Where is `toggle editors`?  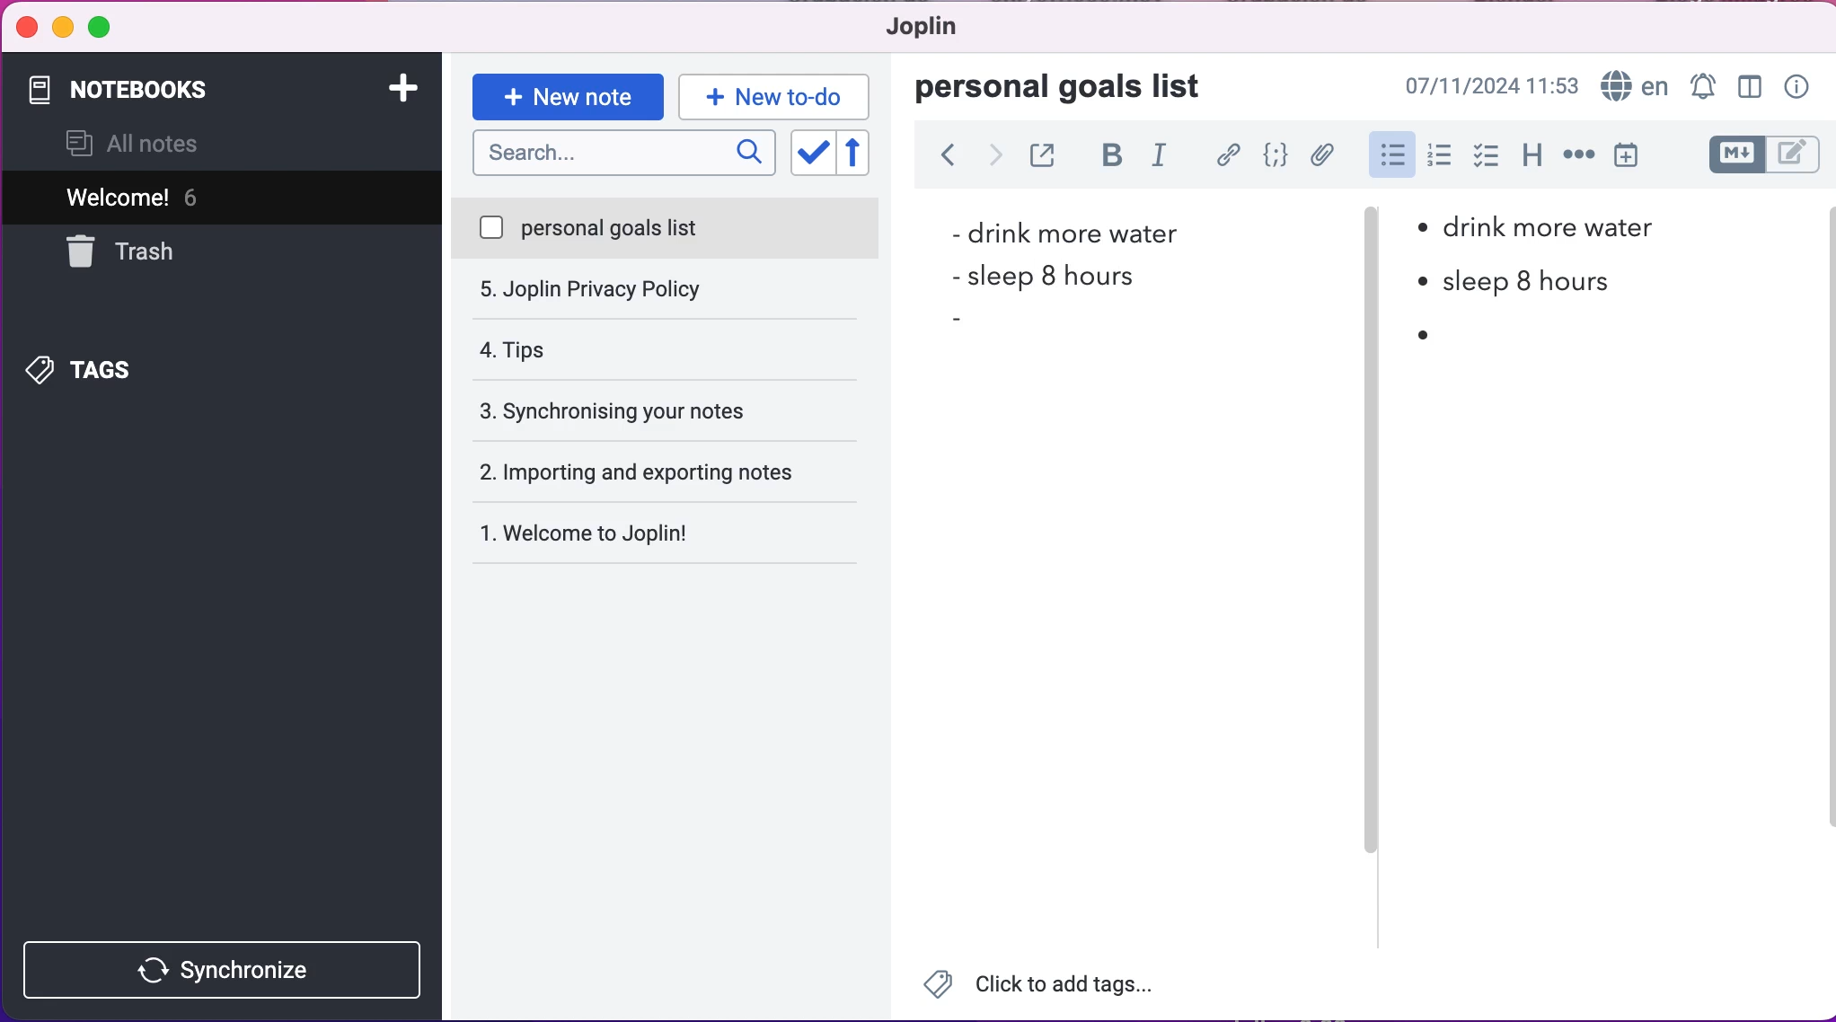
toggle editors is located at coordinates (1748, 155).